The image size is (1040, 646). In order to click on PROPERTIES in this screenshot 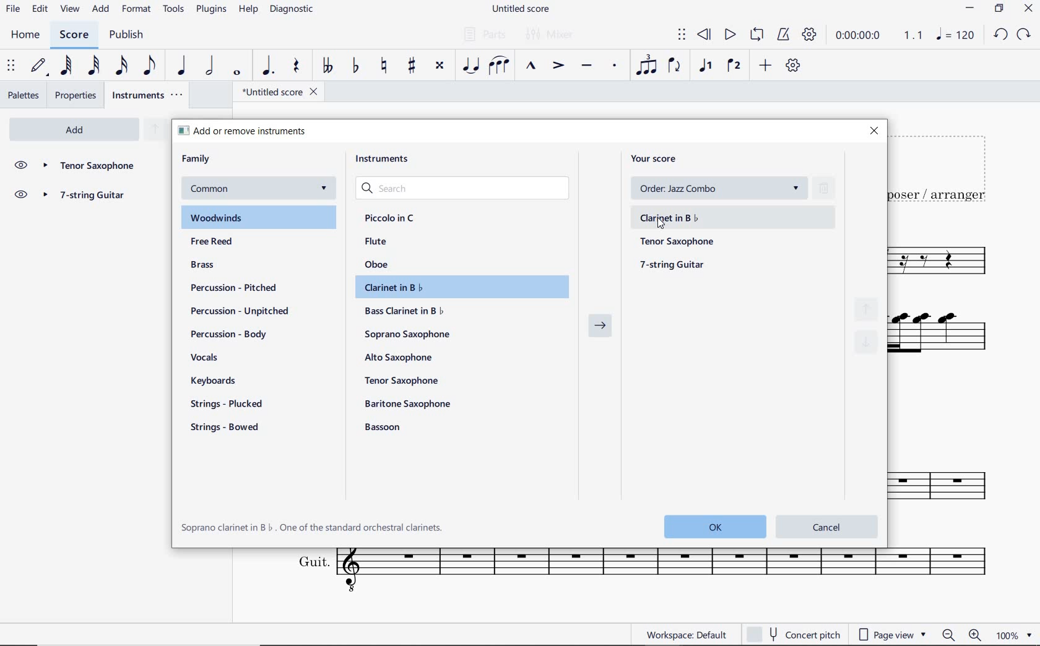, I will do `click(78, 95)`.